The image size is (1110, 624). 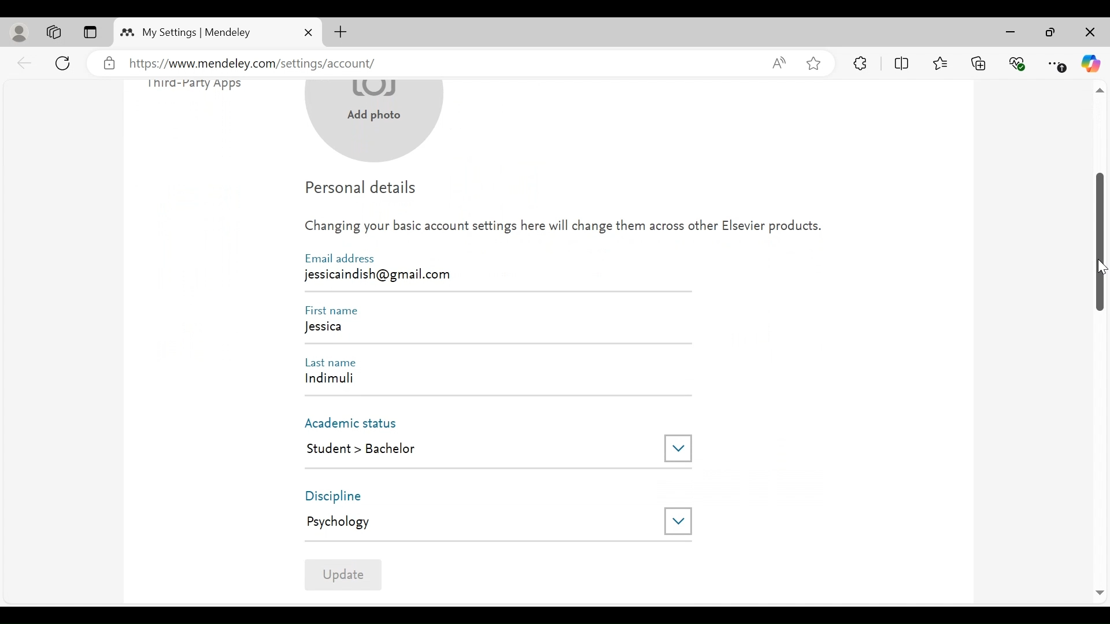 What do you see at coordinates (779, 62) in the screenshot?
I see `Read aloud this page` at bounding box center [779, 62].